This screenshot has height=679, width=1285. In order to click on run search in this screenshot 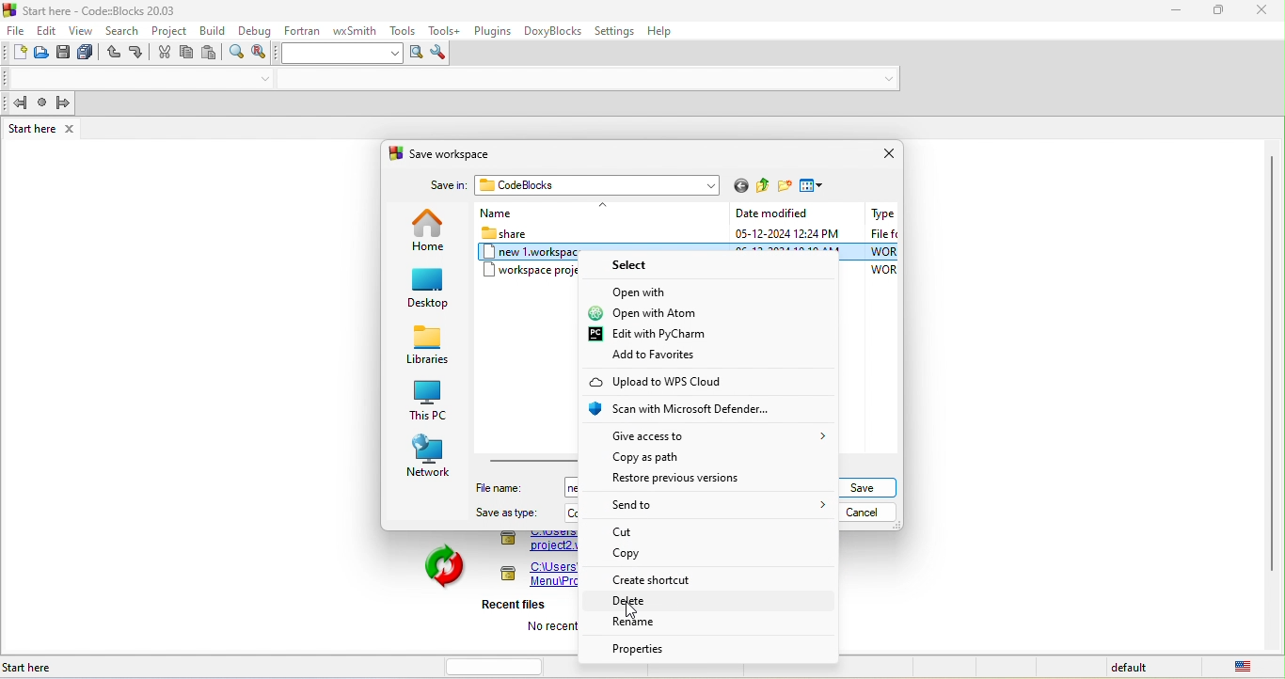, I will do `click(415, 54)`.